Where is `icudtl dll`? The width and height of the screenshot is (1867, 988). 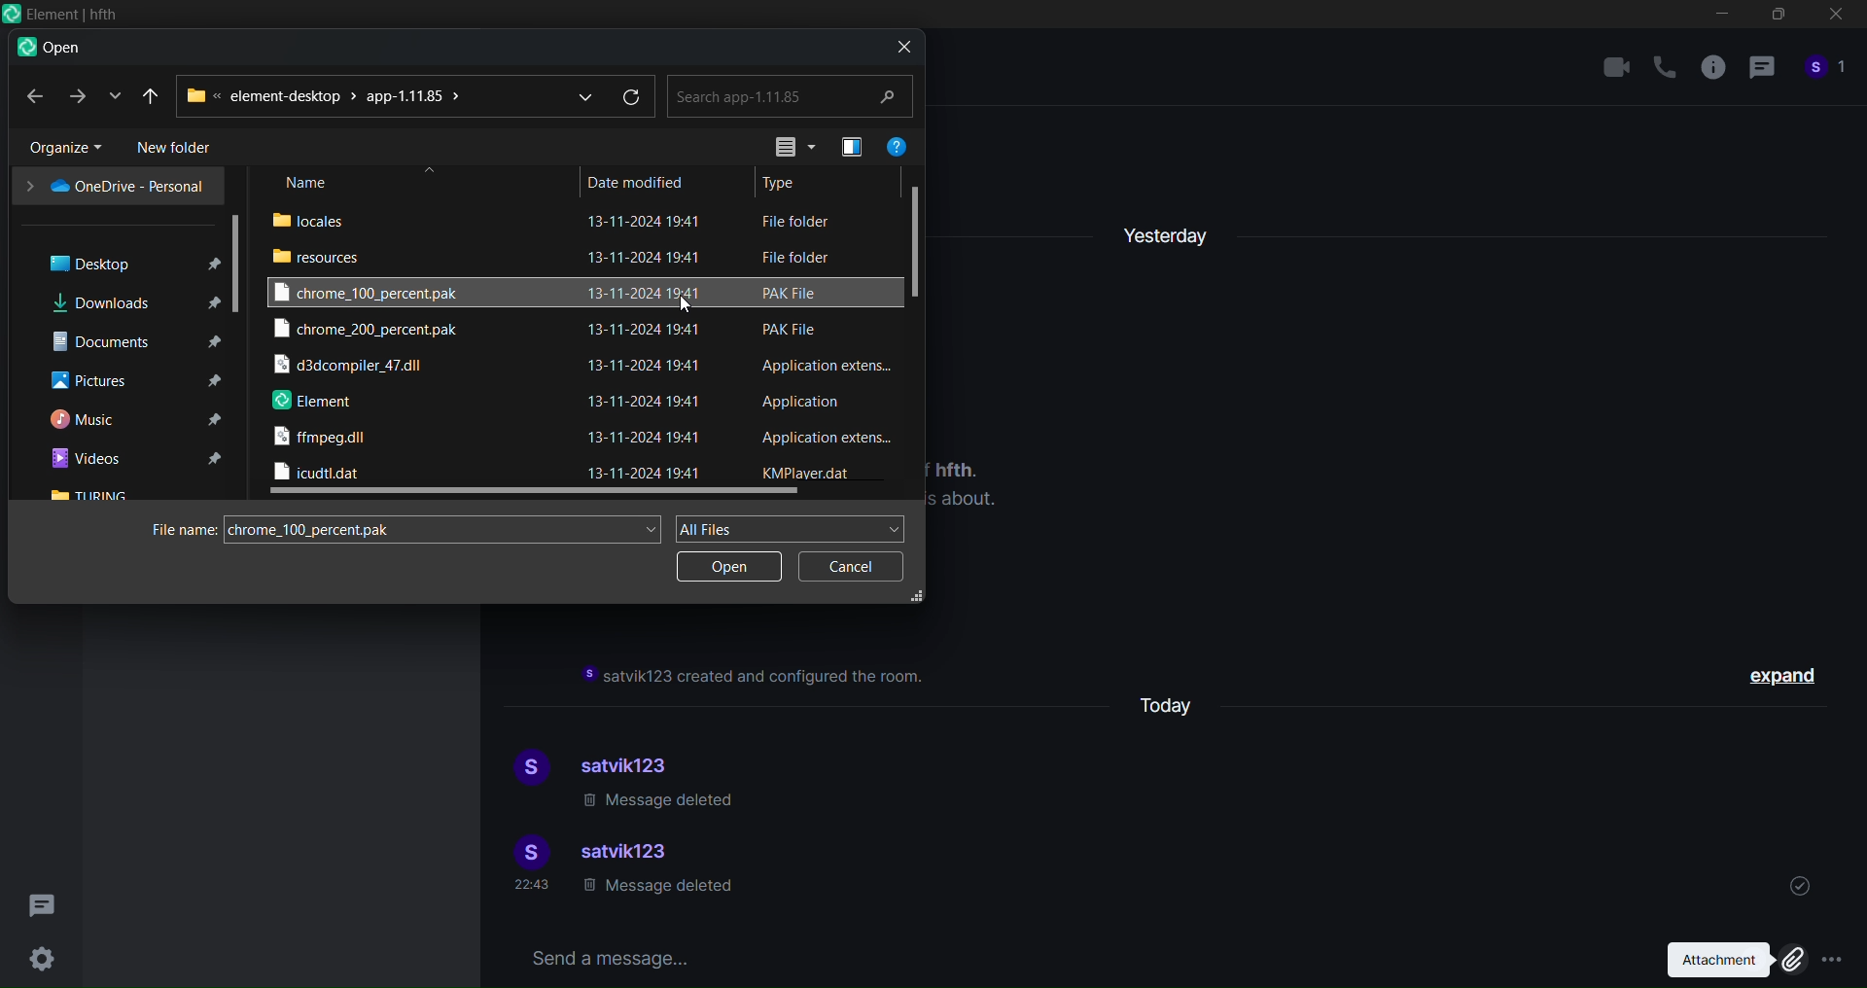
icudtl dll is located at coordinates (319, 473).